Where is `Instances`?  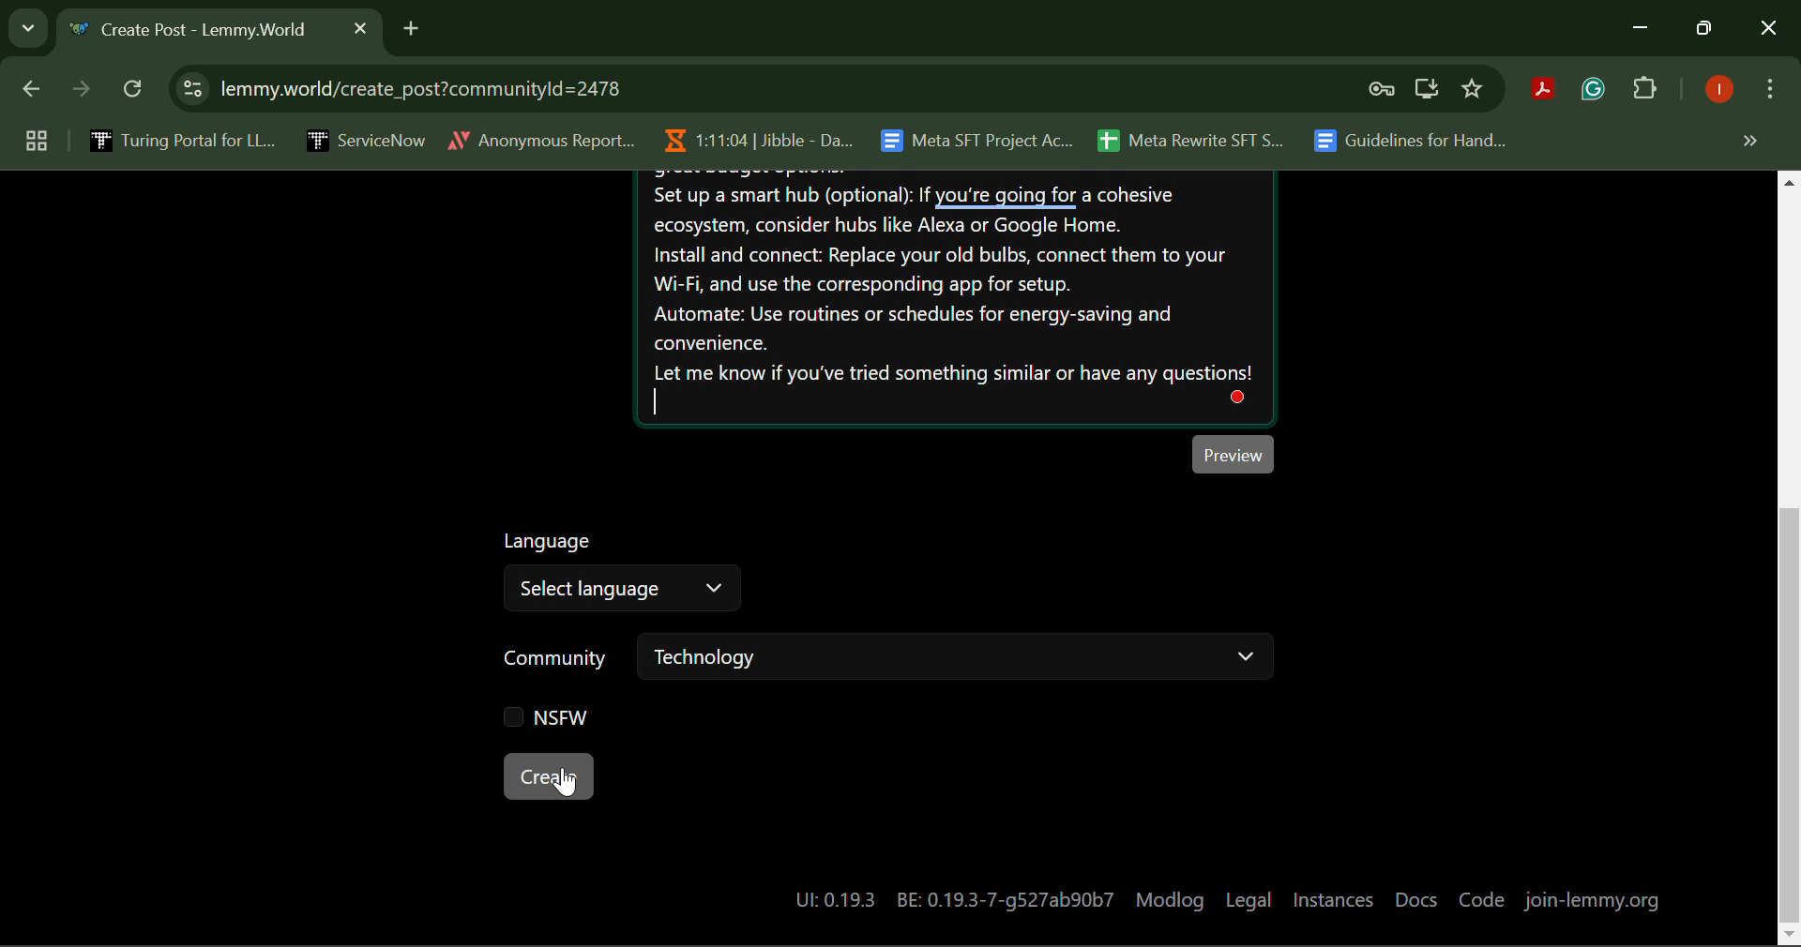 Instances is located at coordinates (1334, 894).